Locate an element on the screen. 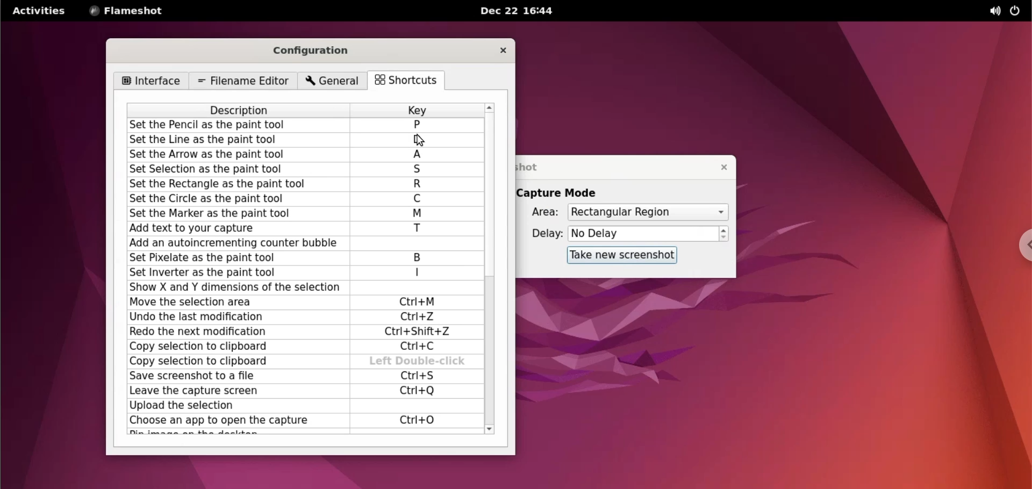 This screenshot has height=489, width=1032. Ctrl + C  is located at coordinates (421, 347).